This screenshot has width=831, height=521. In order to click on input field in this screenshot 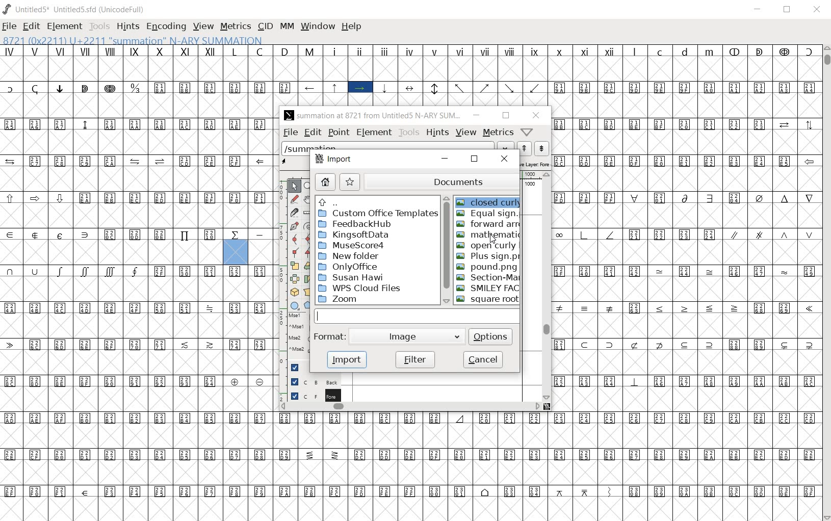, I will do `click(418, 316)`.